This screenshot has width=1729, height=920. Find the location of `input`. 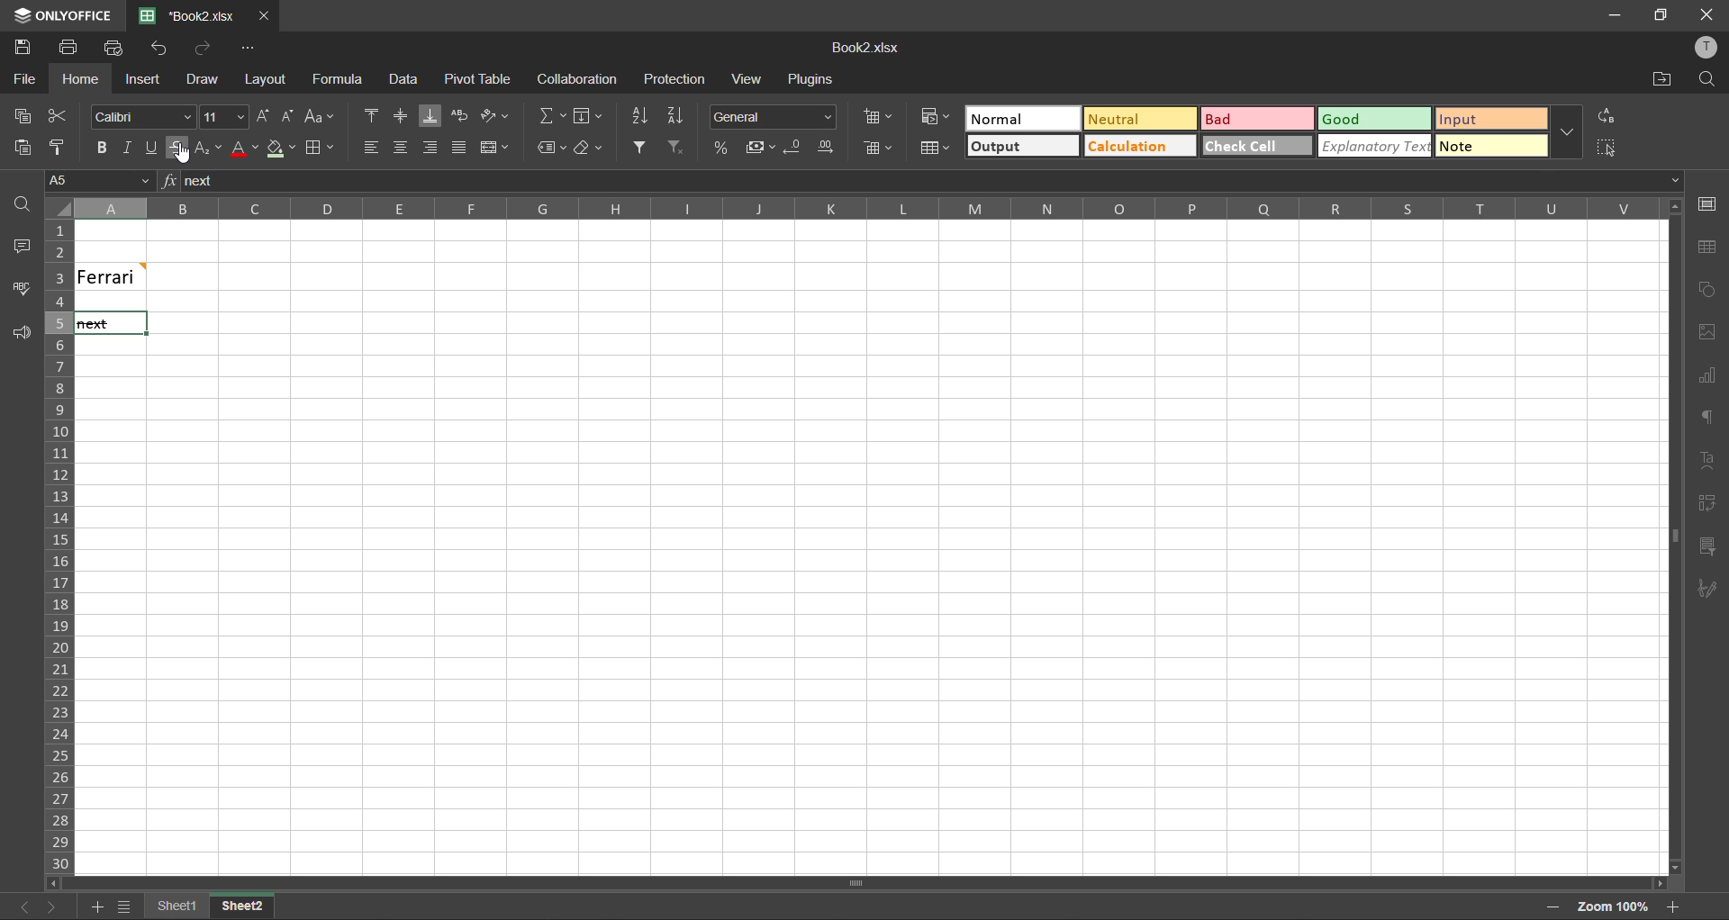

input is located at coordinates (1488, 117).